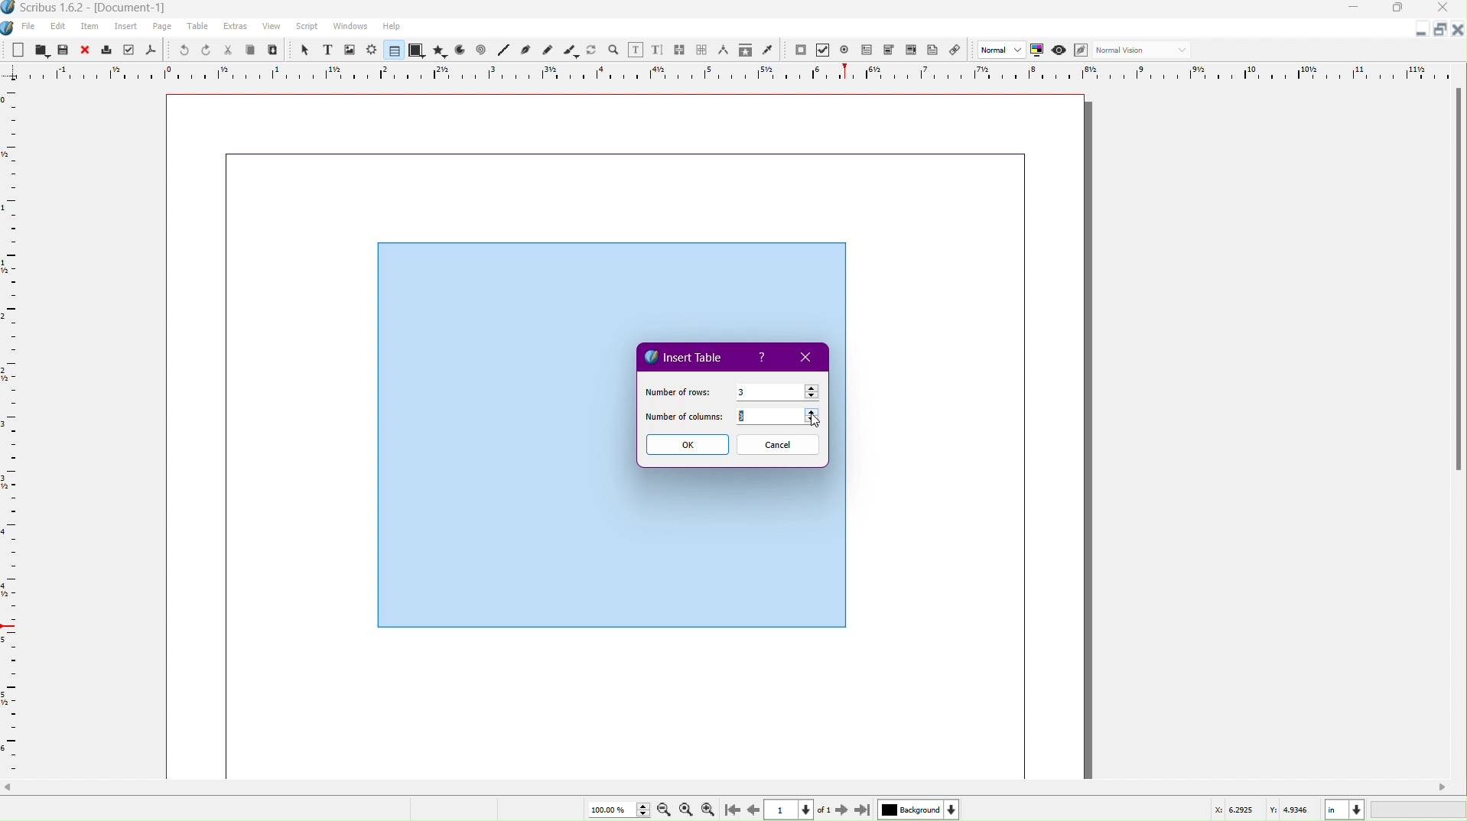  I want to click on Page, so click(163, 27).